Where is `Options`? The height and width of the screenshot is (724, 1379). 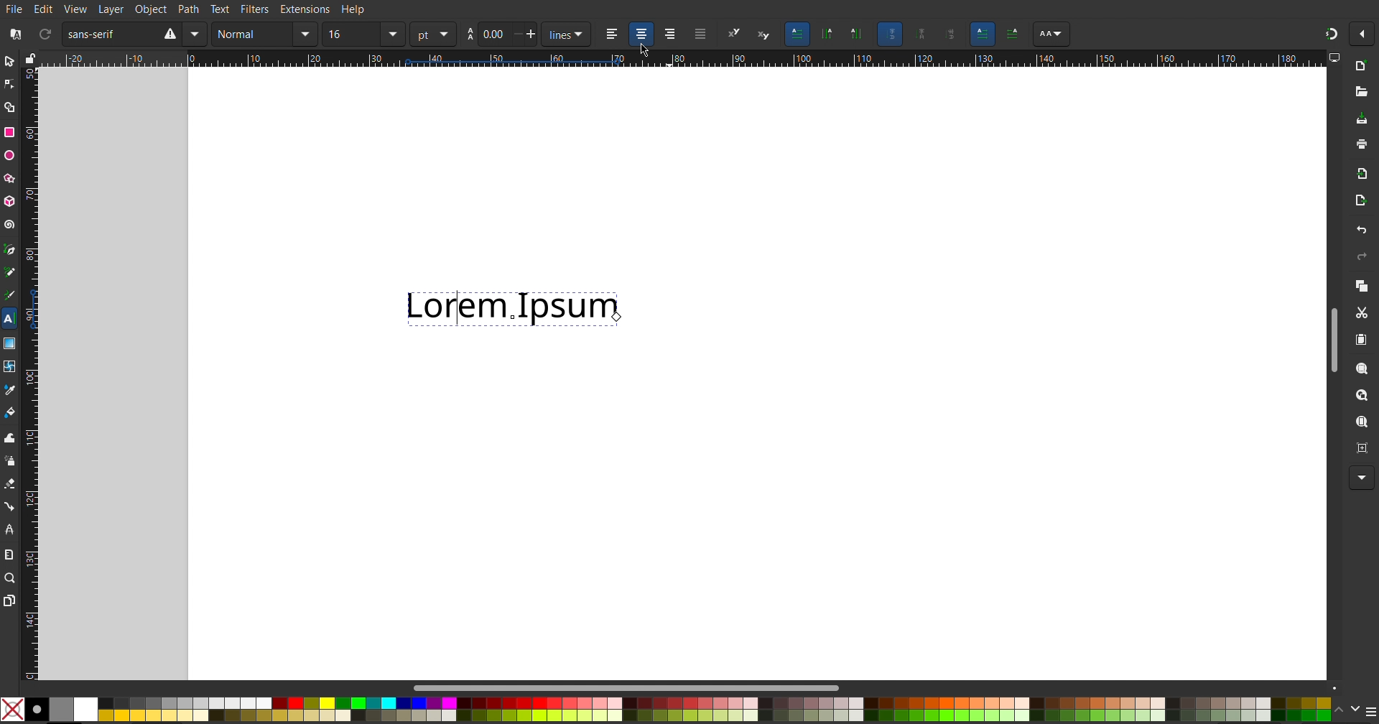 Options is located at coordinates (1362, 32).